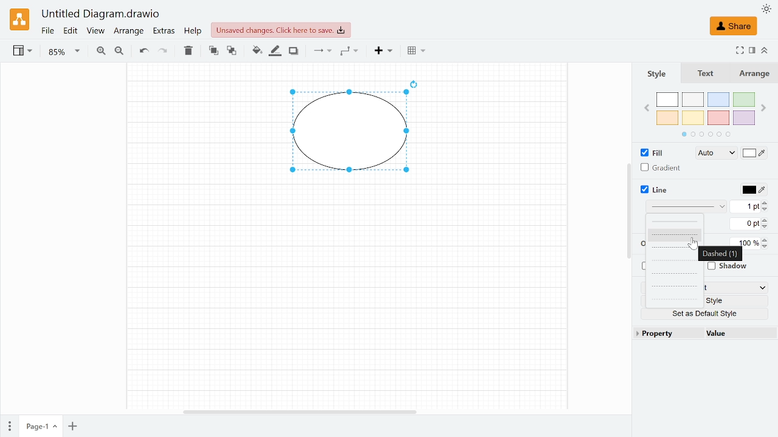 This screenshot has width=778, height=437. What do you see at coordinates (692, 245) in the screenshot?
I see `Pointer` at bounding box center [692, 245].